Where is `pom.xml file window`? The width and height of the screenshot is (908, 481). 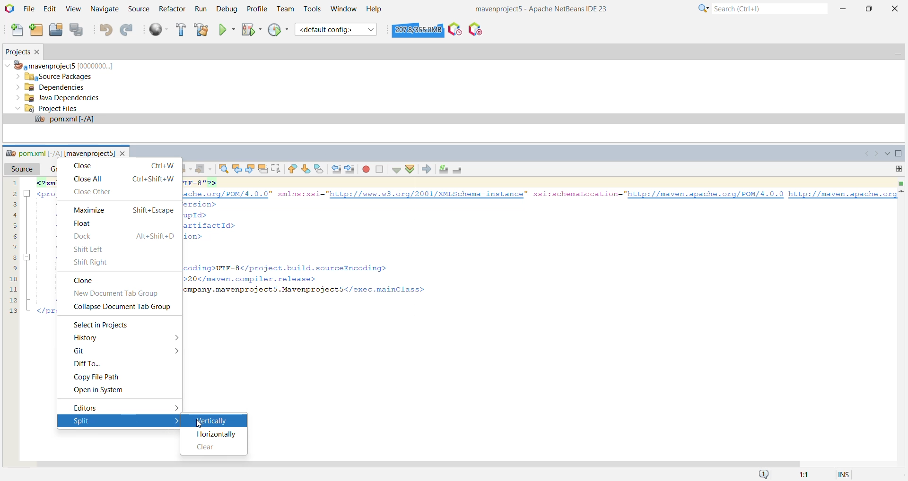
pom.xml file window is located at coordinates (59, 153).